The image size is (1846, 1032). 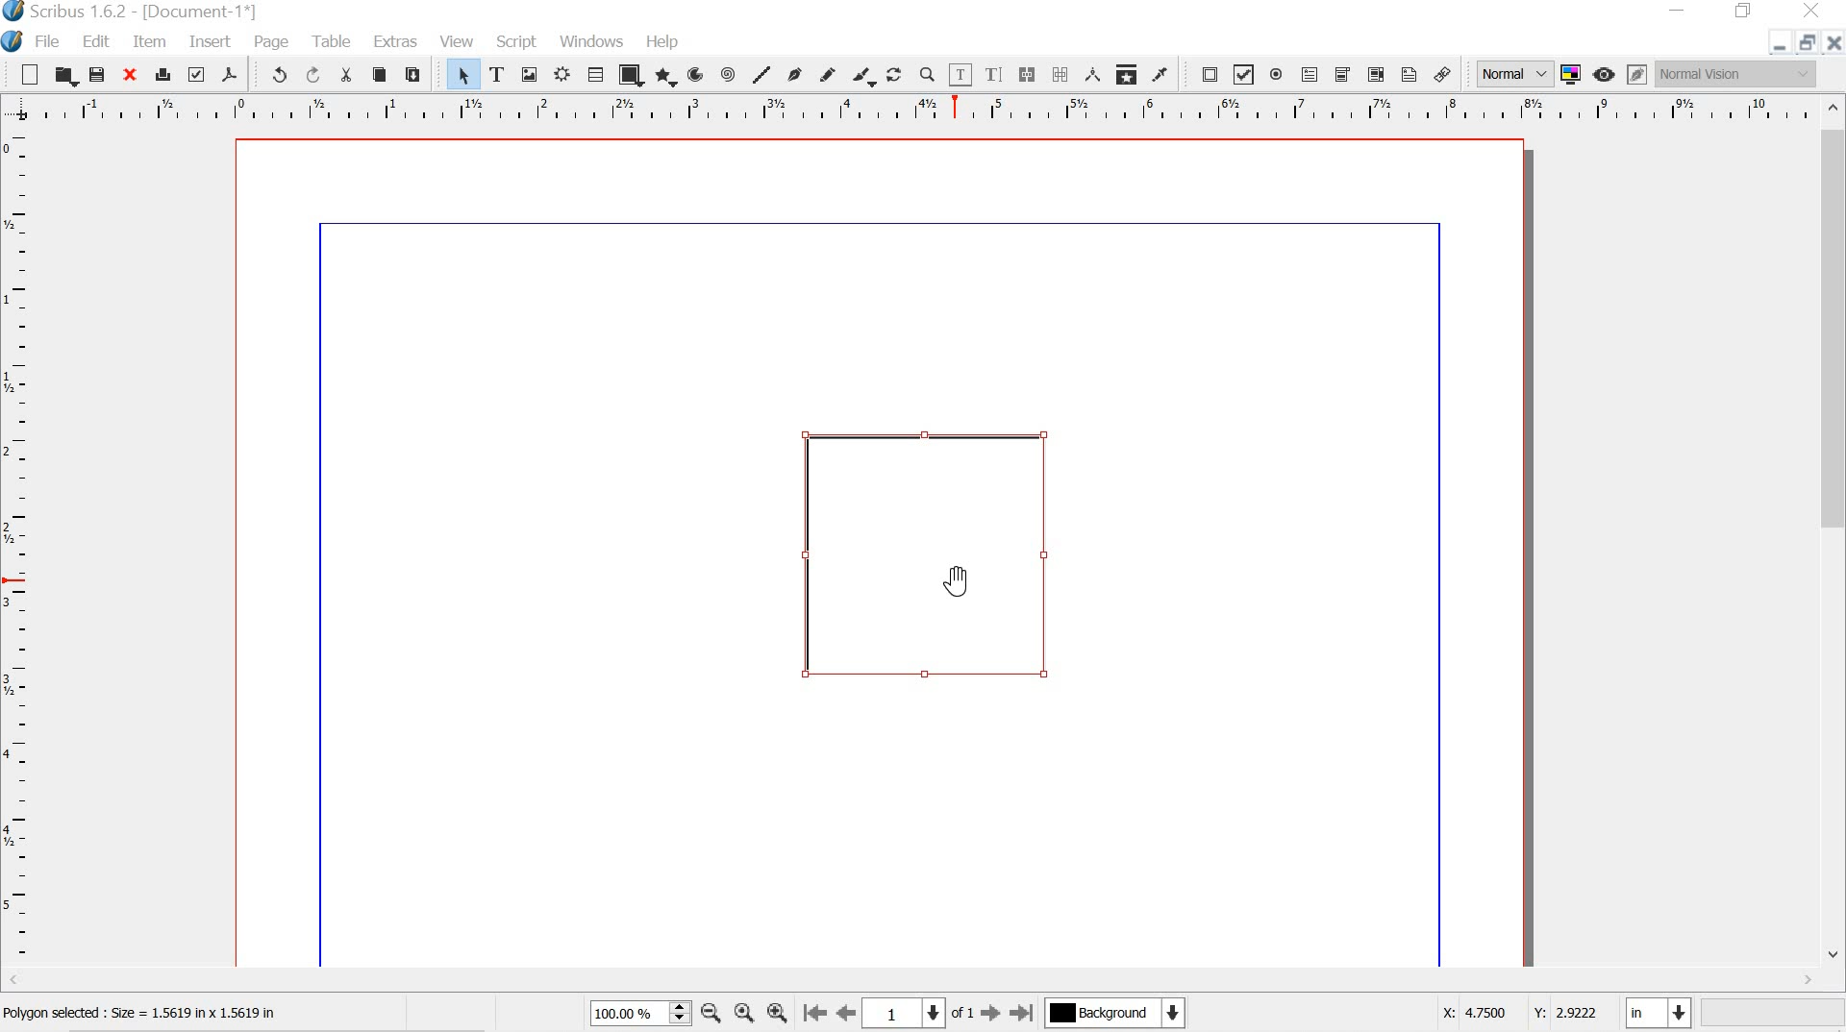 I want to click on help, so click(x=660, y=39).